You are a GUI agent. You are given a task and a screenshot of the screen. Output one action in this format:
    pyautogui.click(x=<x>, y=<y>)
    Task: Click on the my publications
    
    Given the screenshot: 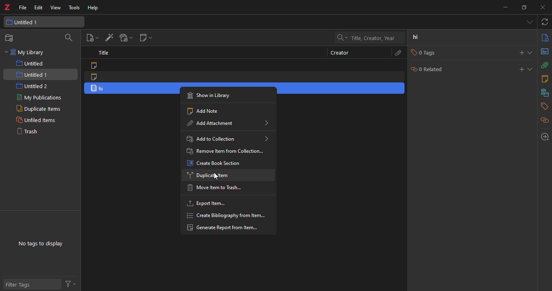 What is the action you would take?
    pyautogui.click(x=37, y=97)
    